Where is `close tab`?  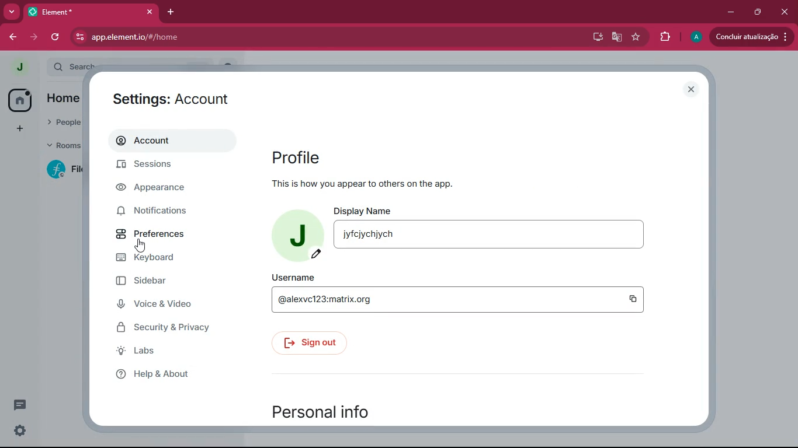 close tab is located at coordinates (150, 12).